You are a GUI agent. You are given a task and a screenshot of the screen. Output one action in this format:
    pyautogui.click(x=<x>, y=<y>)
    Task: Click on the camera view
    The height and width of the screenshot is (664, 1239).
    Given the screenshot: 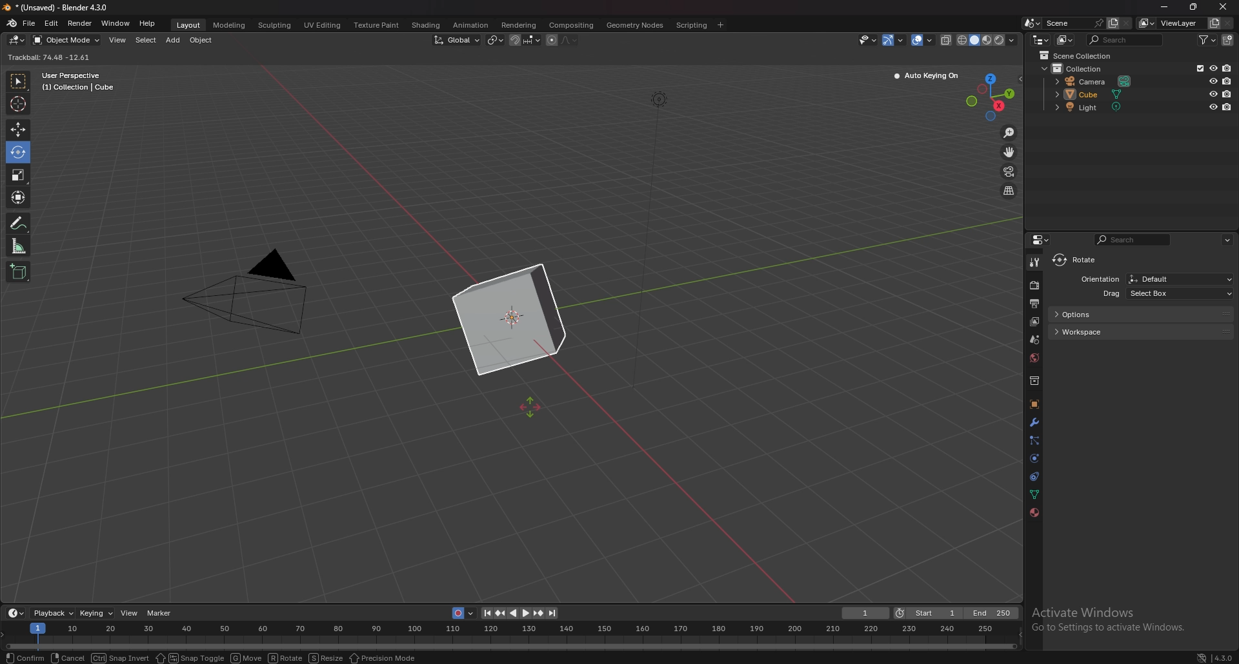 What is the action you would take?
    pyautogui.click(x=1010, y=171)
    